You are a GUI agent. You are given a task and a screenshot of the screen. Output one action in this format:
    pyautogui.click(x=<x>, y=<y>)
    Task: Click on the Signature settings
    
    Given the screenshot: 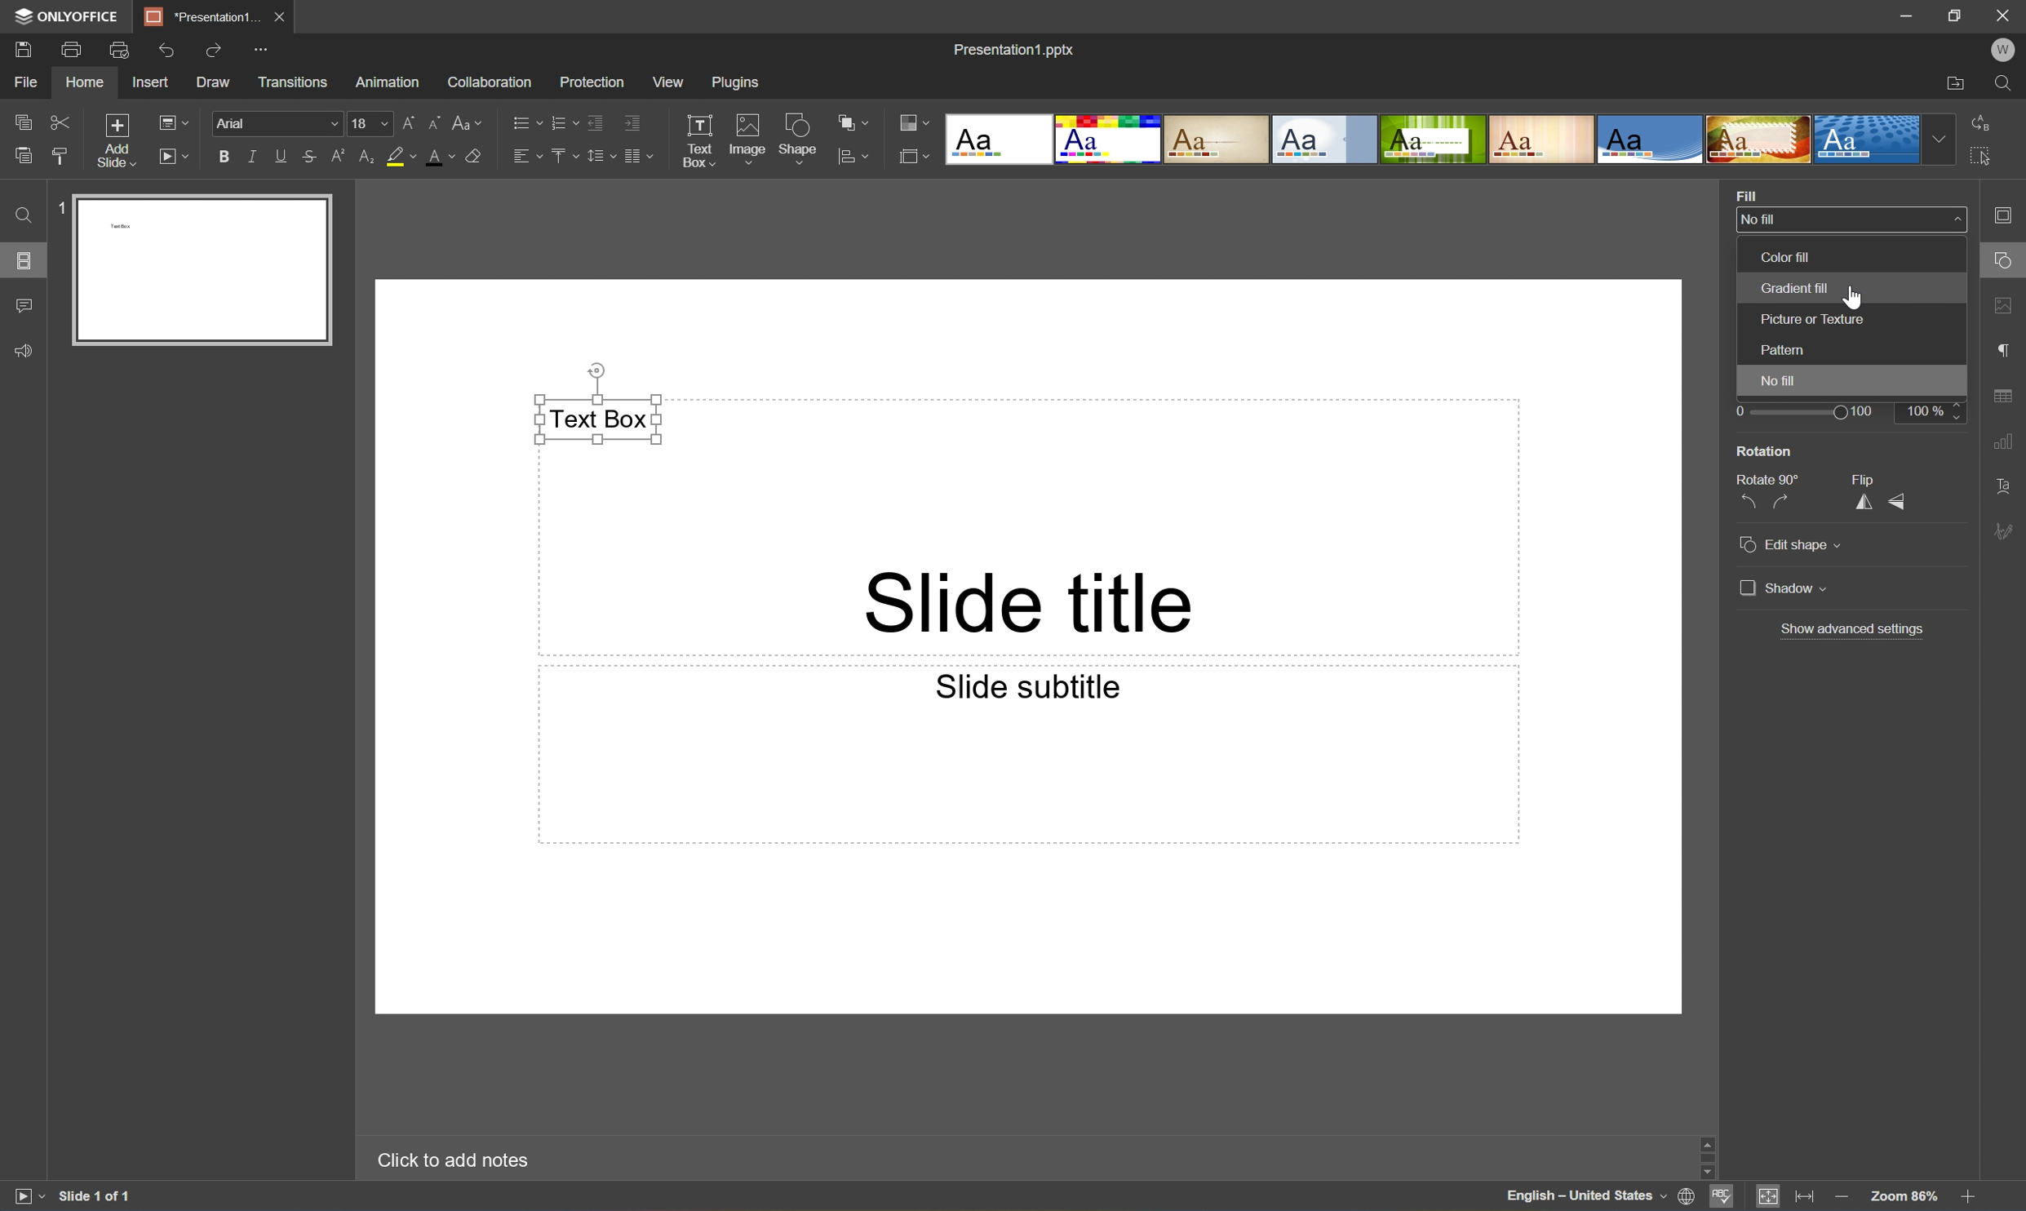 What is the action you would take?
    pyautogui.click(x=2008, y=530)
    